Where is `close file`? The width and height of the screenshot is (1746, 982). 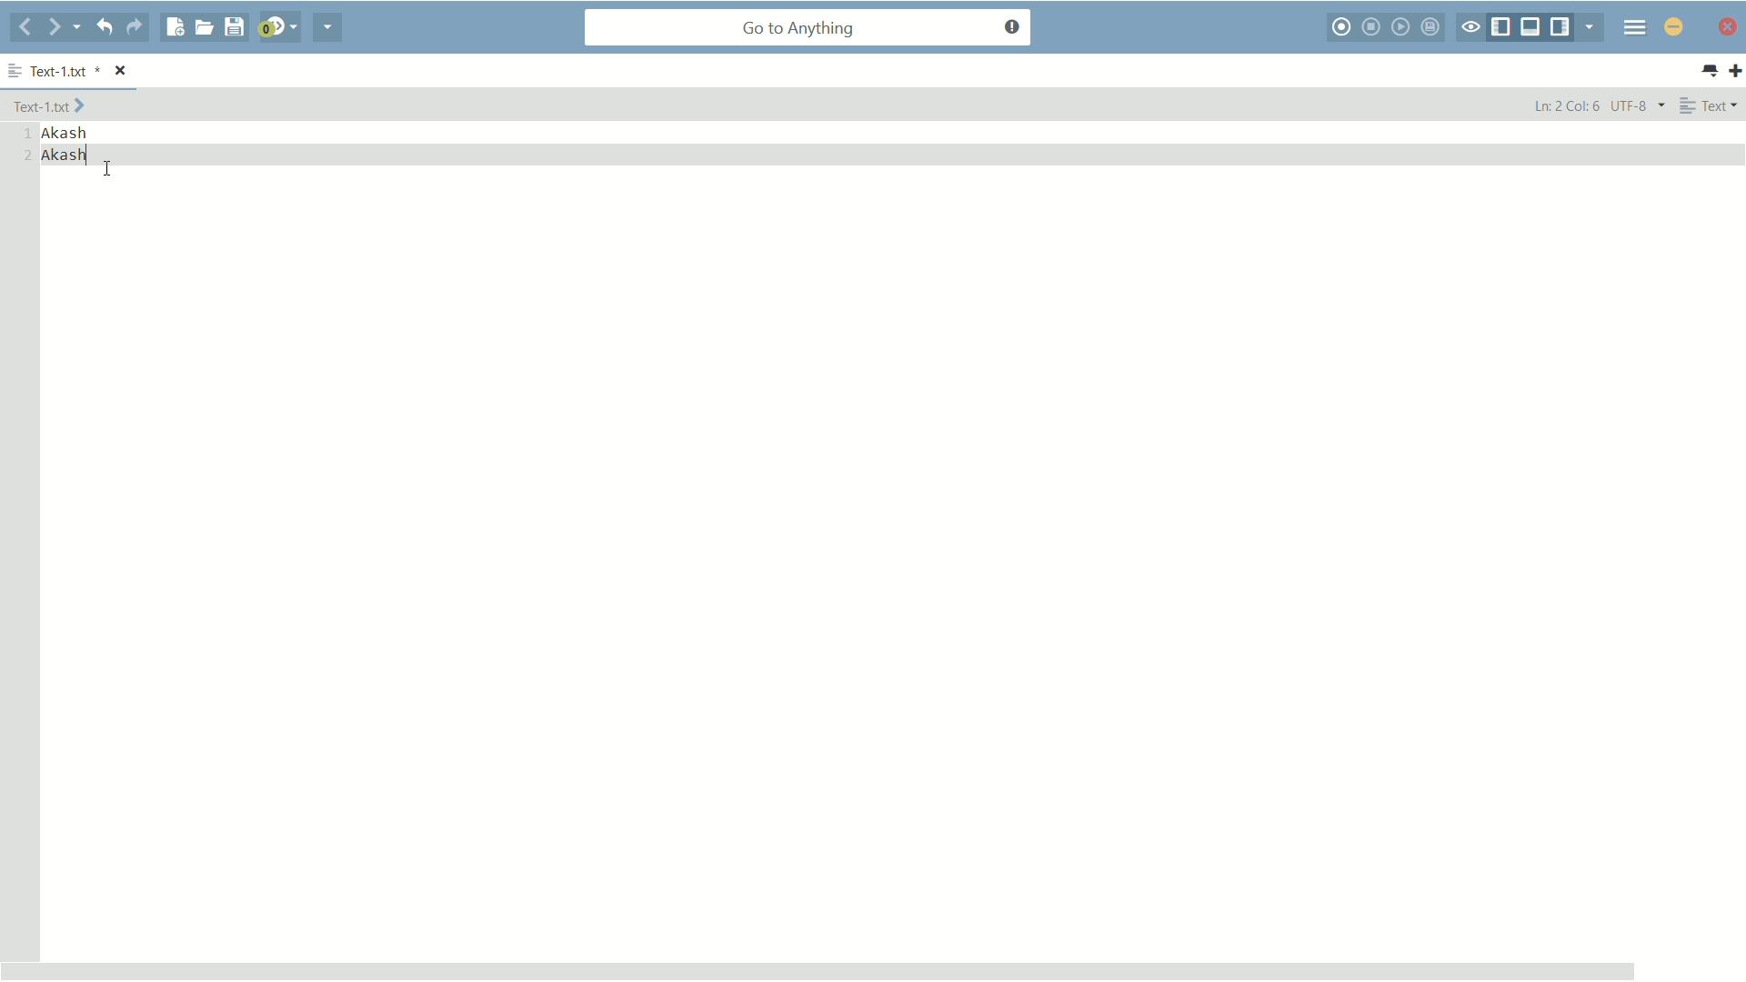
close file is located at coordinates (121, 69).